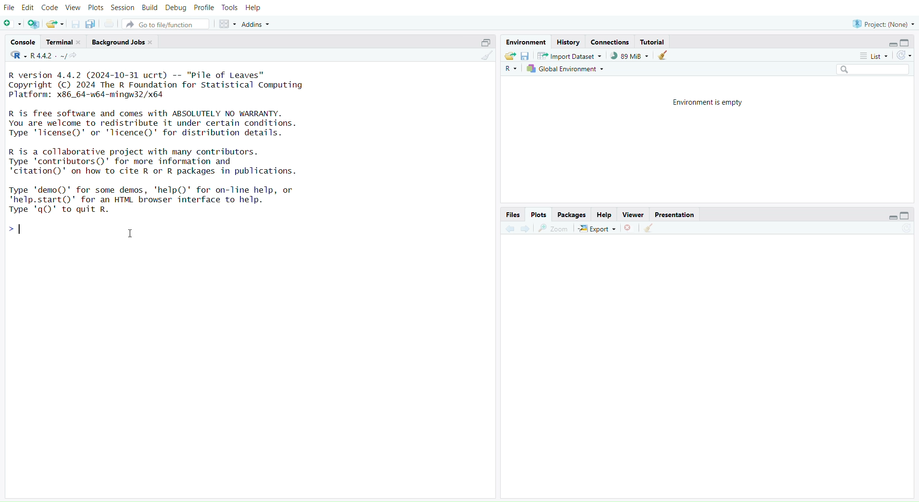 The width and height of the screenshot is (919, 502). What do you see at coordinates (705, 101) in the screenshot?
I see `Environment is empty` at bounding box center [705, 101].